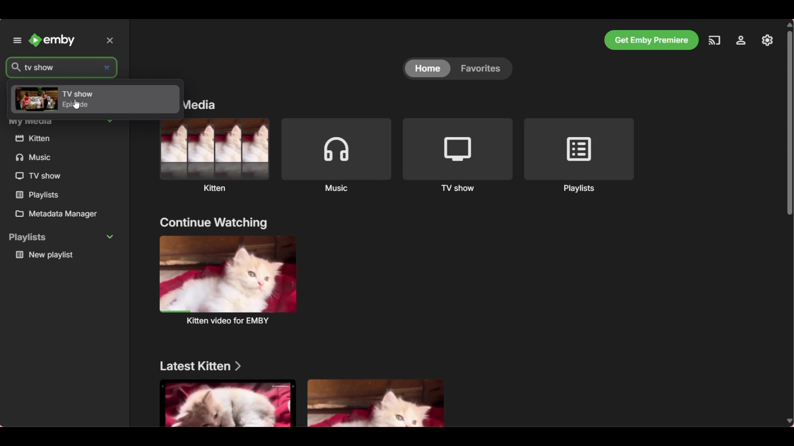 The height and width of the screenshot is (446, 794). Describe the element at coordinates (53, 40) in the screenshot. I see `Emby` at that location.